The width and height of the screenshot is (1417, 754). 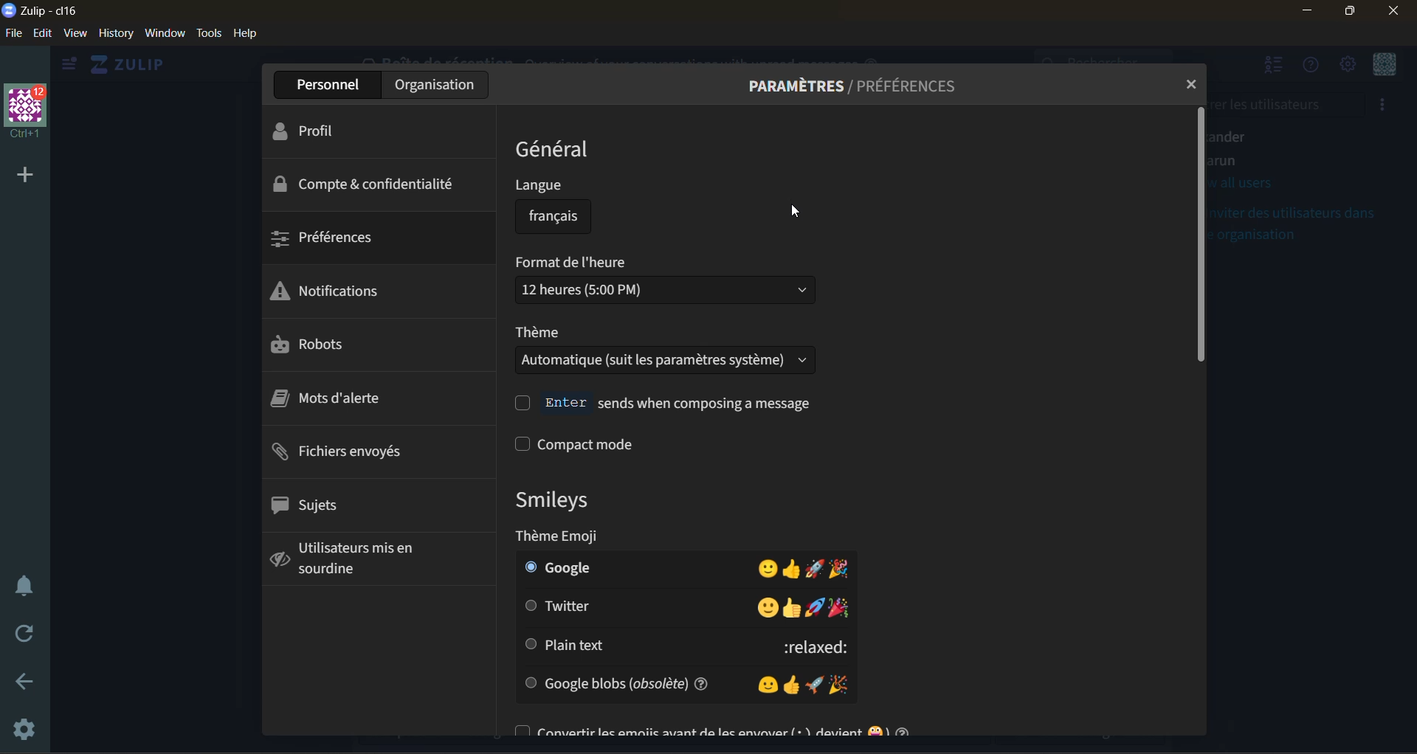 What do you see at coordinates (783, 154) in the screenshot?
I see `language change notification` at bounding box center [783, 154].